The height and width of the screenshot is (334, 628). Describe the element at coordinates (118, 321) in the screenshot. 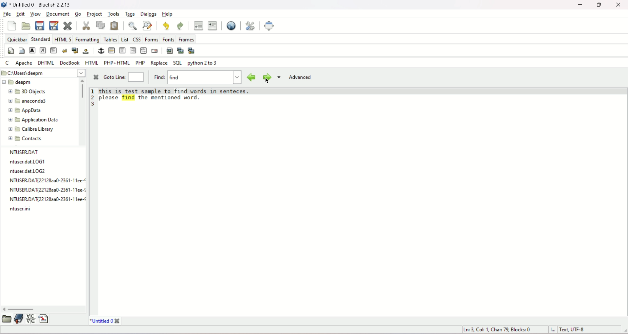

I see `close current tab` at that location.